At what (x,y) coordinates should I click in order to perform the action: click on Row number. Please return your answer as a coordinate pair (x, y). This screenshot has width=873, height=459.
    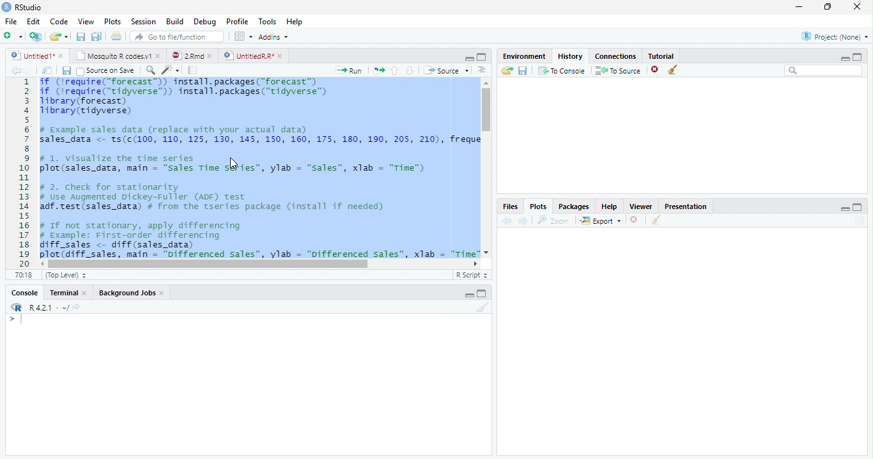
    Looking at the image, I should click on (20, 172).